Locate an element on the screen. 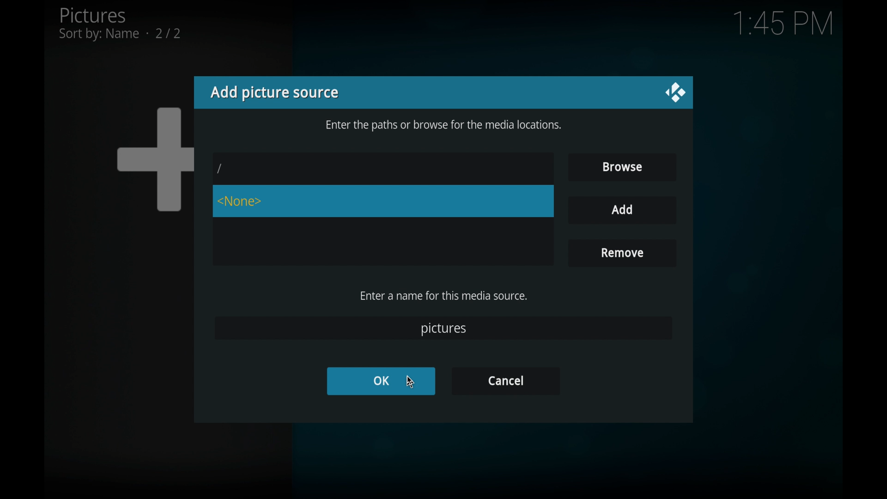 Image resolution: width=887 pixels, height=499 pixels. info is located at coordinates (443, 126).